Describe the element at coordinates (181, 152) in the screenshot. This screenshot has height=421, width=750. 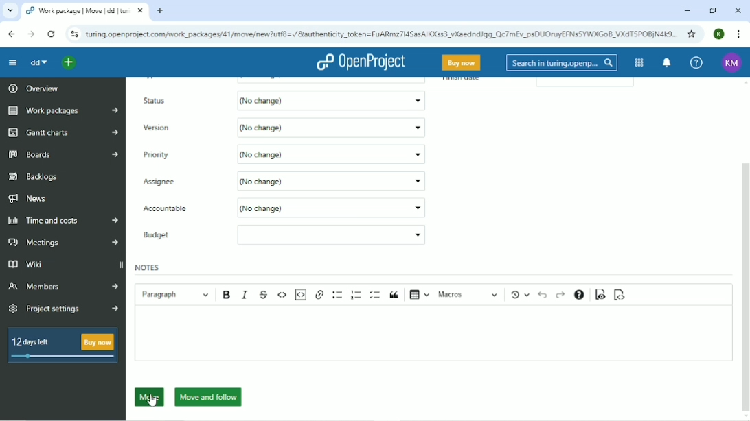
I see `Priority` at that location.